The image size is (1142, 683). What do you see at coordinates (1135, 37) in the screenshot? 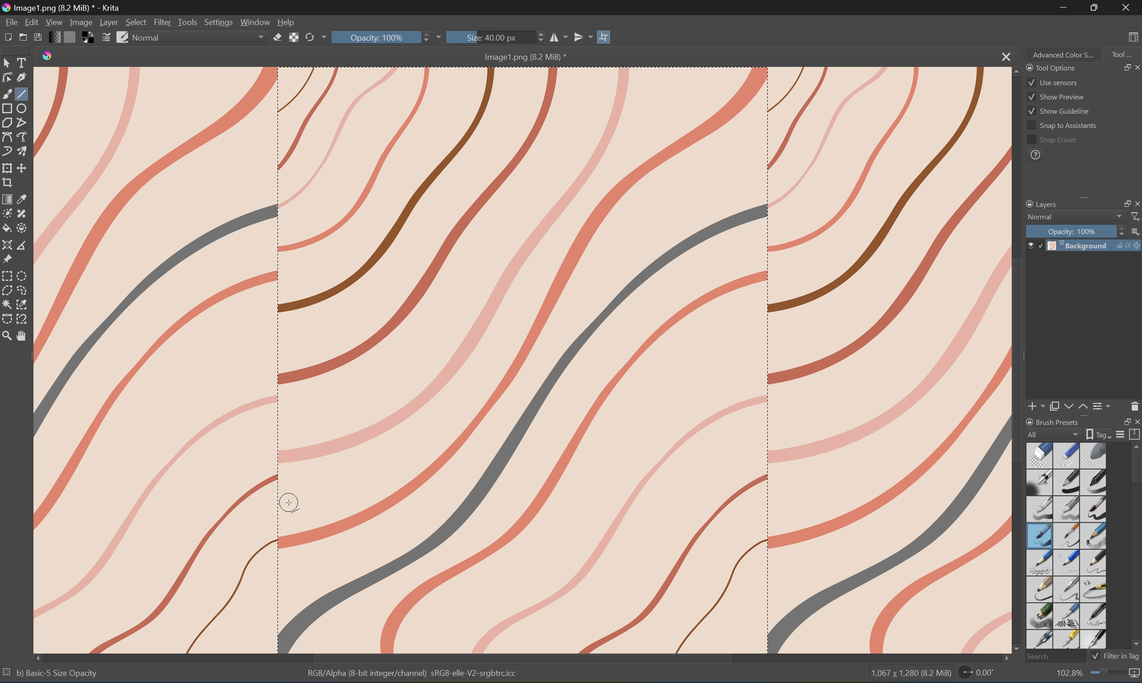
I see `Choose workspace` at bounding box center [1135, 37].